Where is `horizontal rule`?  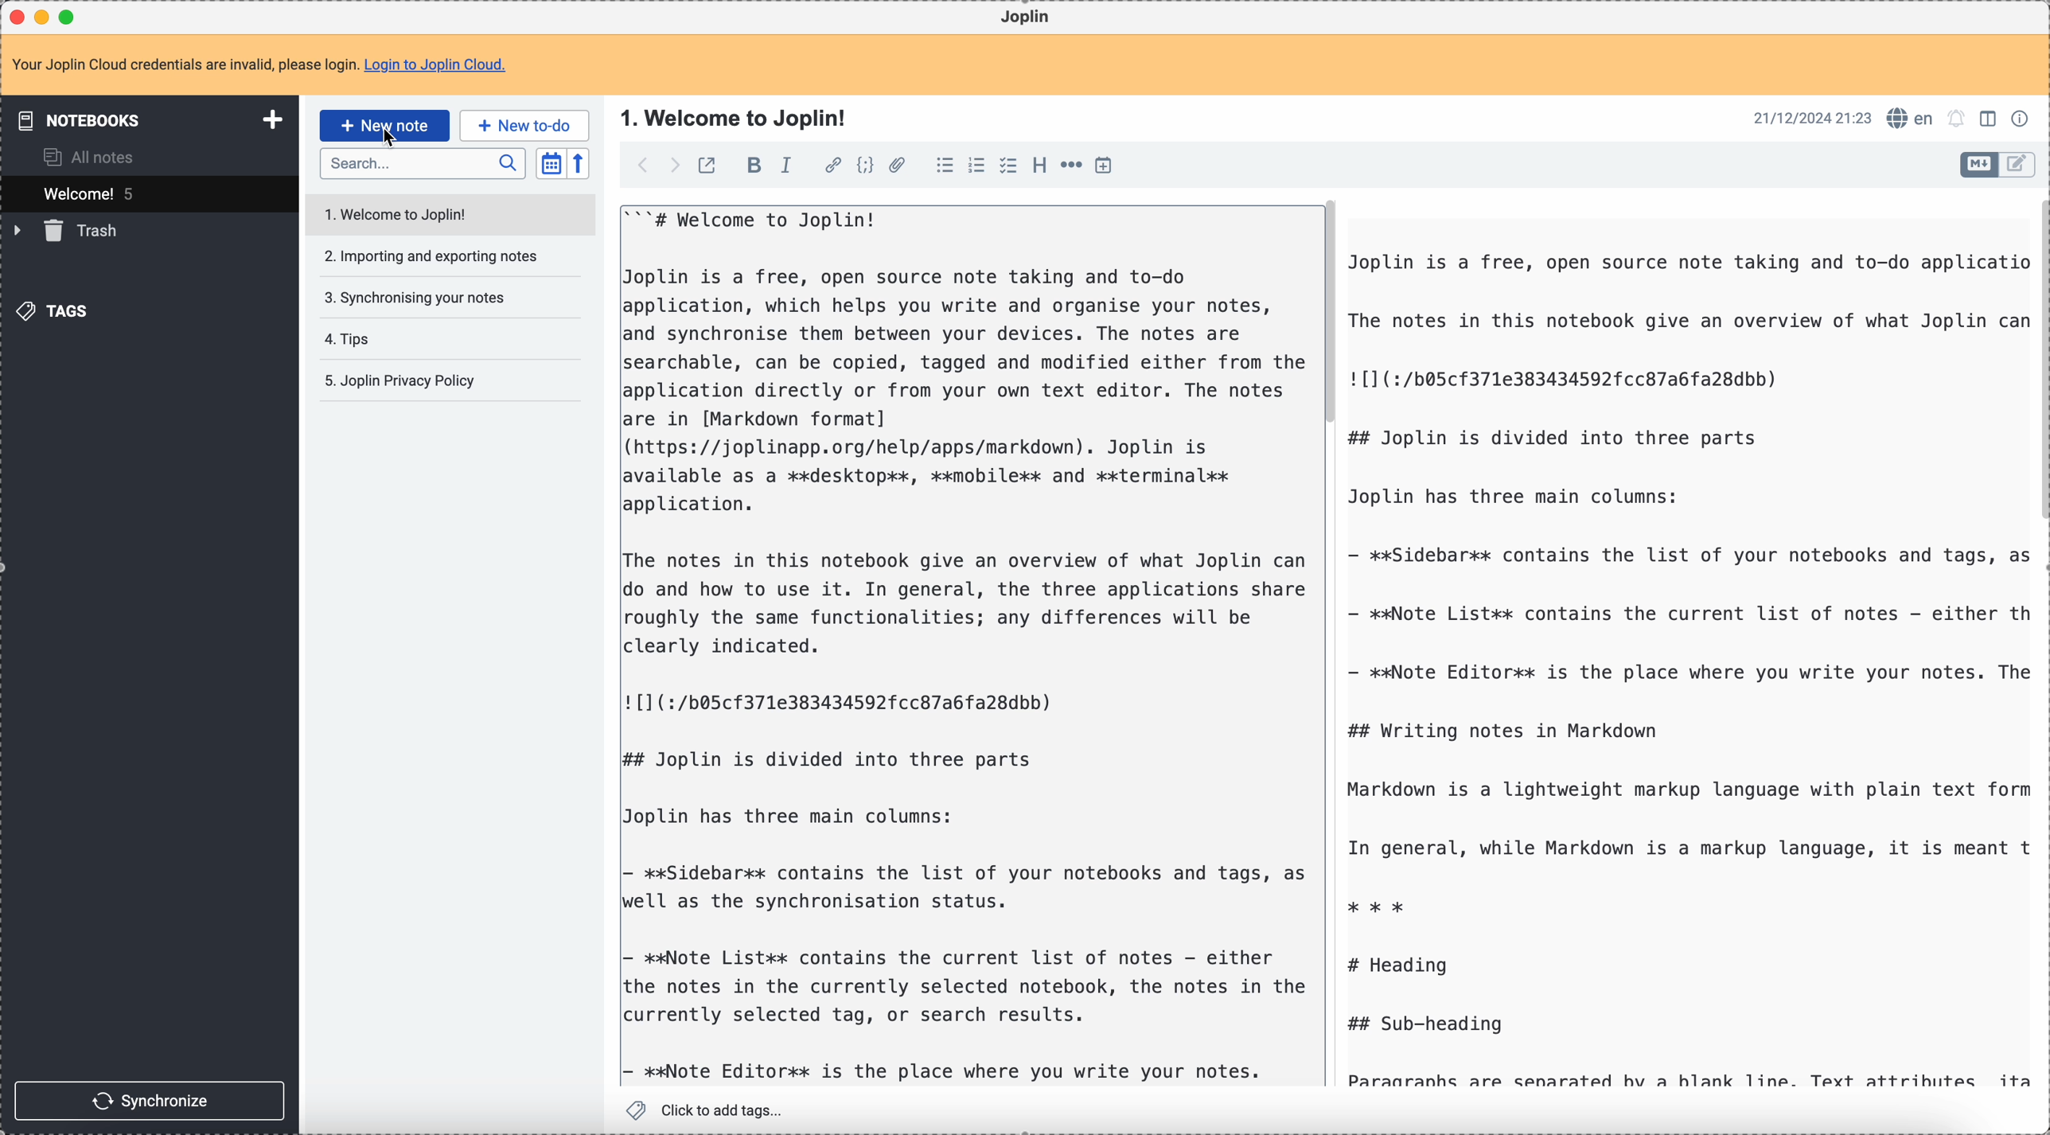
horizontal rule is located at coordinates (1074, 166).